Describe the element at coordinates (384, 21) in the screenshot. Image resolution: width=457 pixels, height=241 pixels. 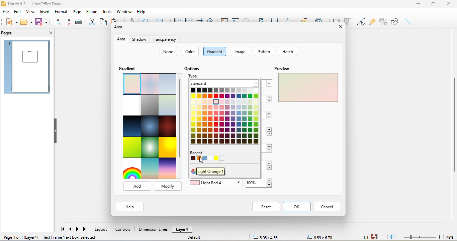
I see `toggle extrusion` at that location.